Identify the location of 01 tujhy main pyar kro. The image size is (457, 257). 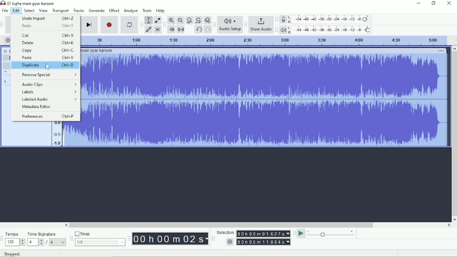
(98, 51).